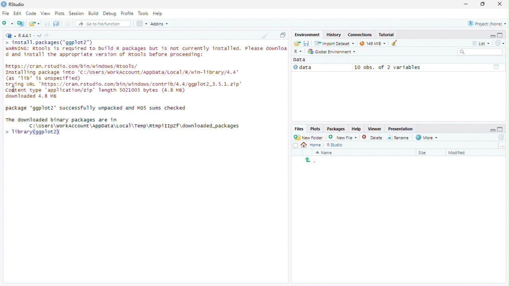 The width and height of the screenshot is (509, 286). What do you see at coordinates (373, 137) in the screenshot?
I see `Delete` at bounding box center [373, 137].